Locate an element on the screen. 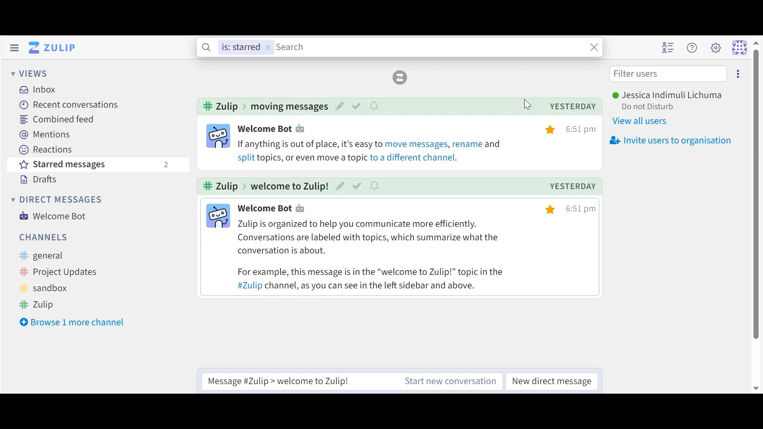 This screenshot has height=429, width=763. Down is located at coordinates (752, 385).